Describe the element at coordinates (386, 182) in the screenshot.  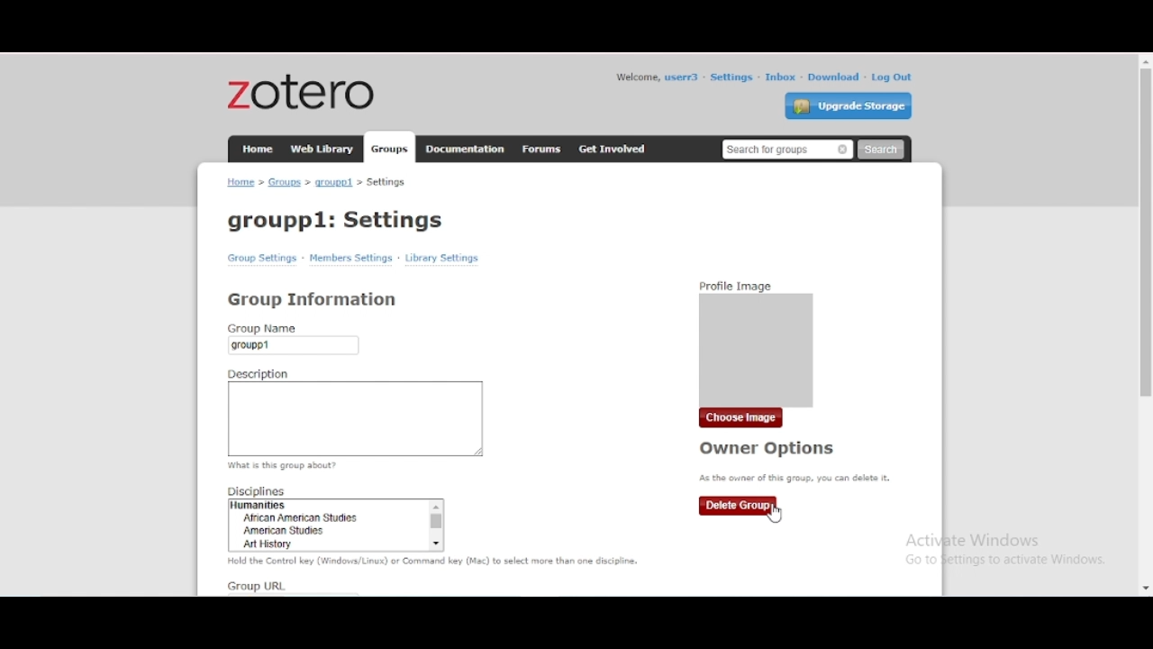
I see `settings` at that location.